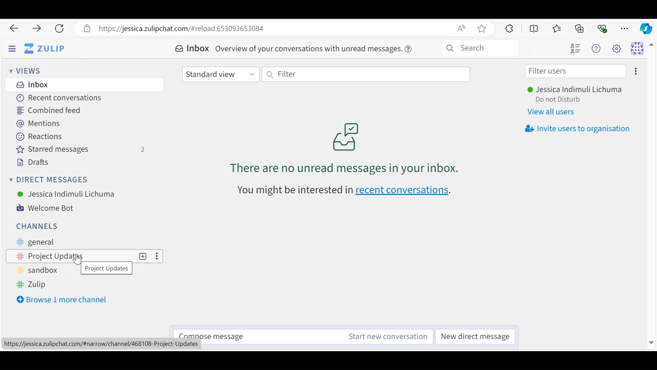 The height and width of the screenshot is (370, 657). I want to click on Go back, so click(14, 28).